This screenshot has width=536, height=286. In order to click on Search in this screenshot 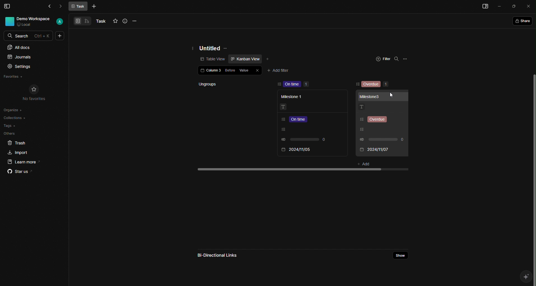, I will do `click(397, 59)`.